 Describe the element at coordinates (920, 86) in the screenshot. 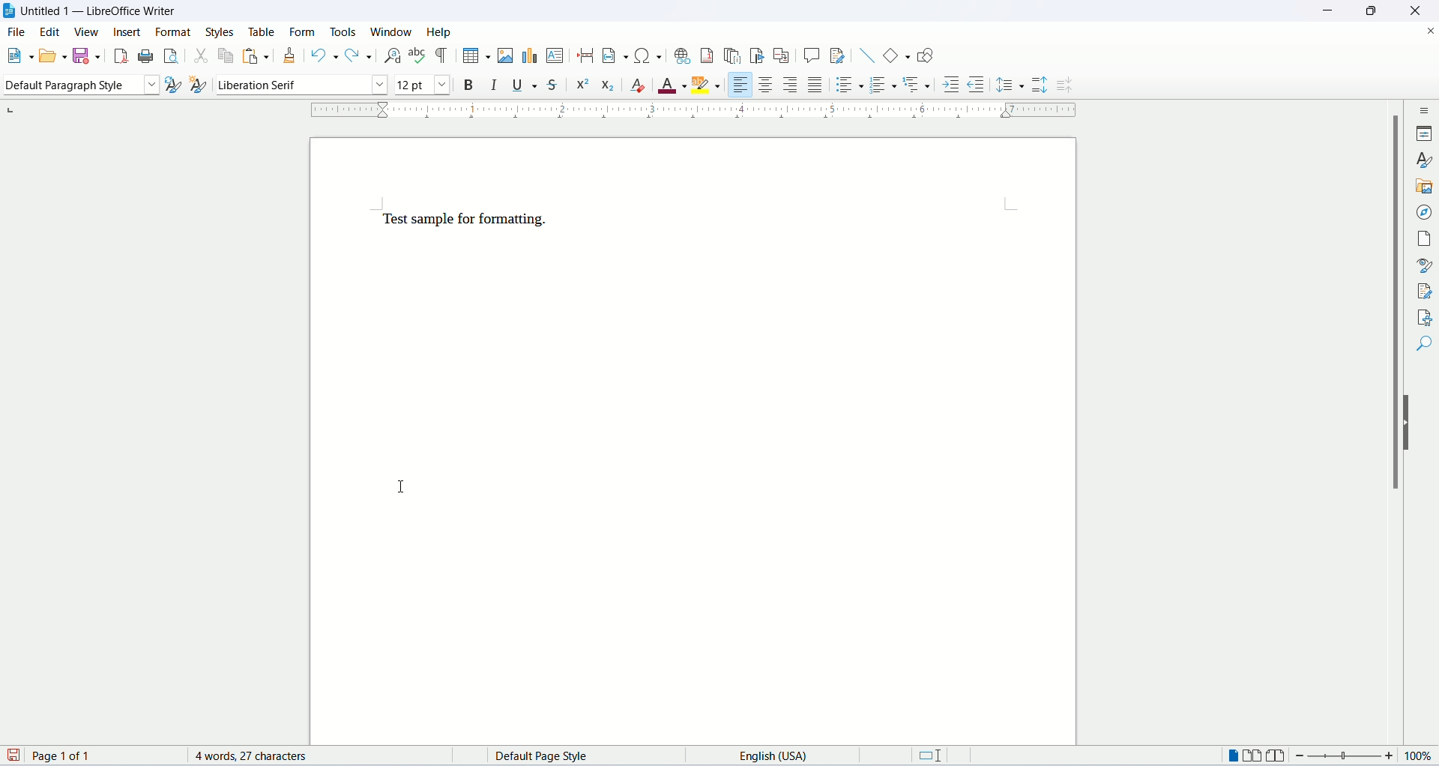

I see `format outline` at that location.